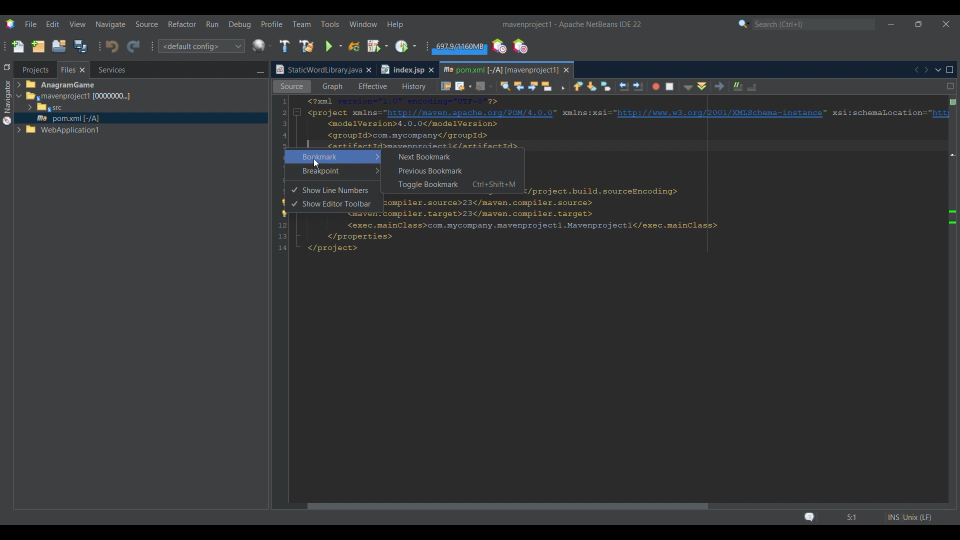 The height and width of the screenshot is (540, 960). What do you see at coordinates (735, 145) in the screenshot?
I see `Selected line highlighted` at bounding box center [735, 145].